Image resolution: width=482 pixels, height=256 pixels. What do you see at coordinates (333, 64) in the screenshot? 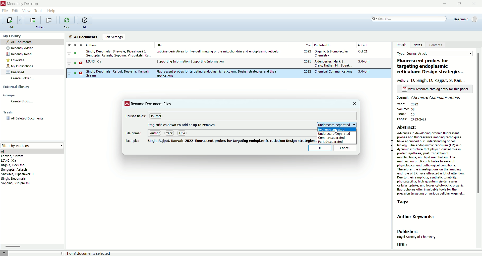
I see `Aldenderfer, Mark S, Craig, Nathan M, Speak` at bounding box center [333, 64].